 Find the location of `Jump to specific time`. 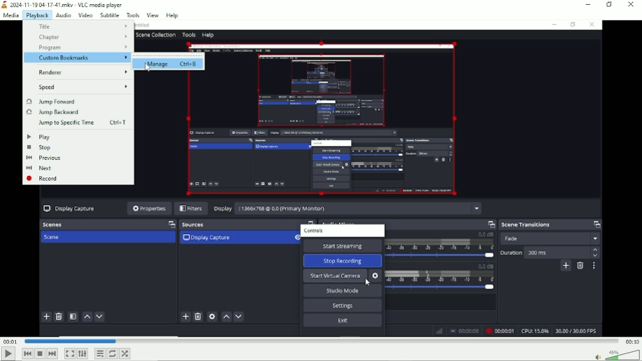

Jump to specific time is located at coordinates (85, 123).